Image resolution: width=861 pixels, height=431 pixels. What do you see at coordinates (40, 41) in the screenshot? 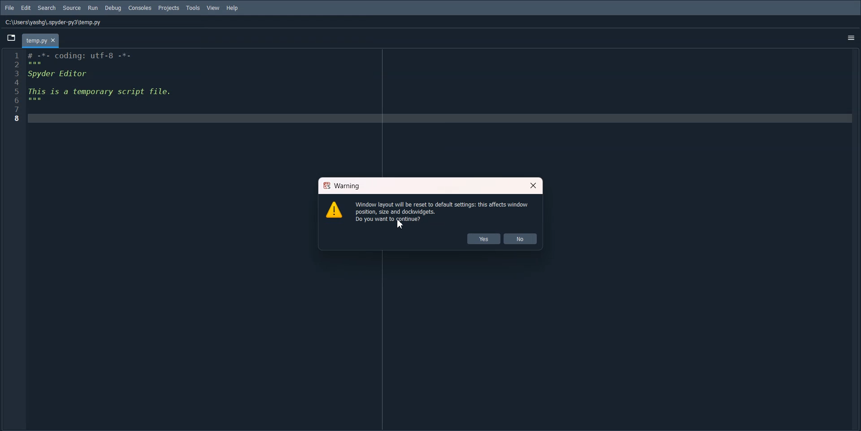
I see `tab - temp.py` at bounding box center [40, 41].